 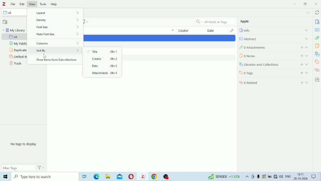 I want to click on Libraries and collections, so click(x=317, y=54).